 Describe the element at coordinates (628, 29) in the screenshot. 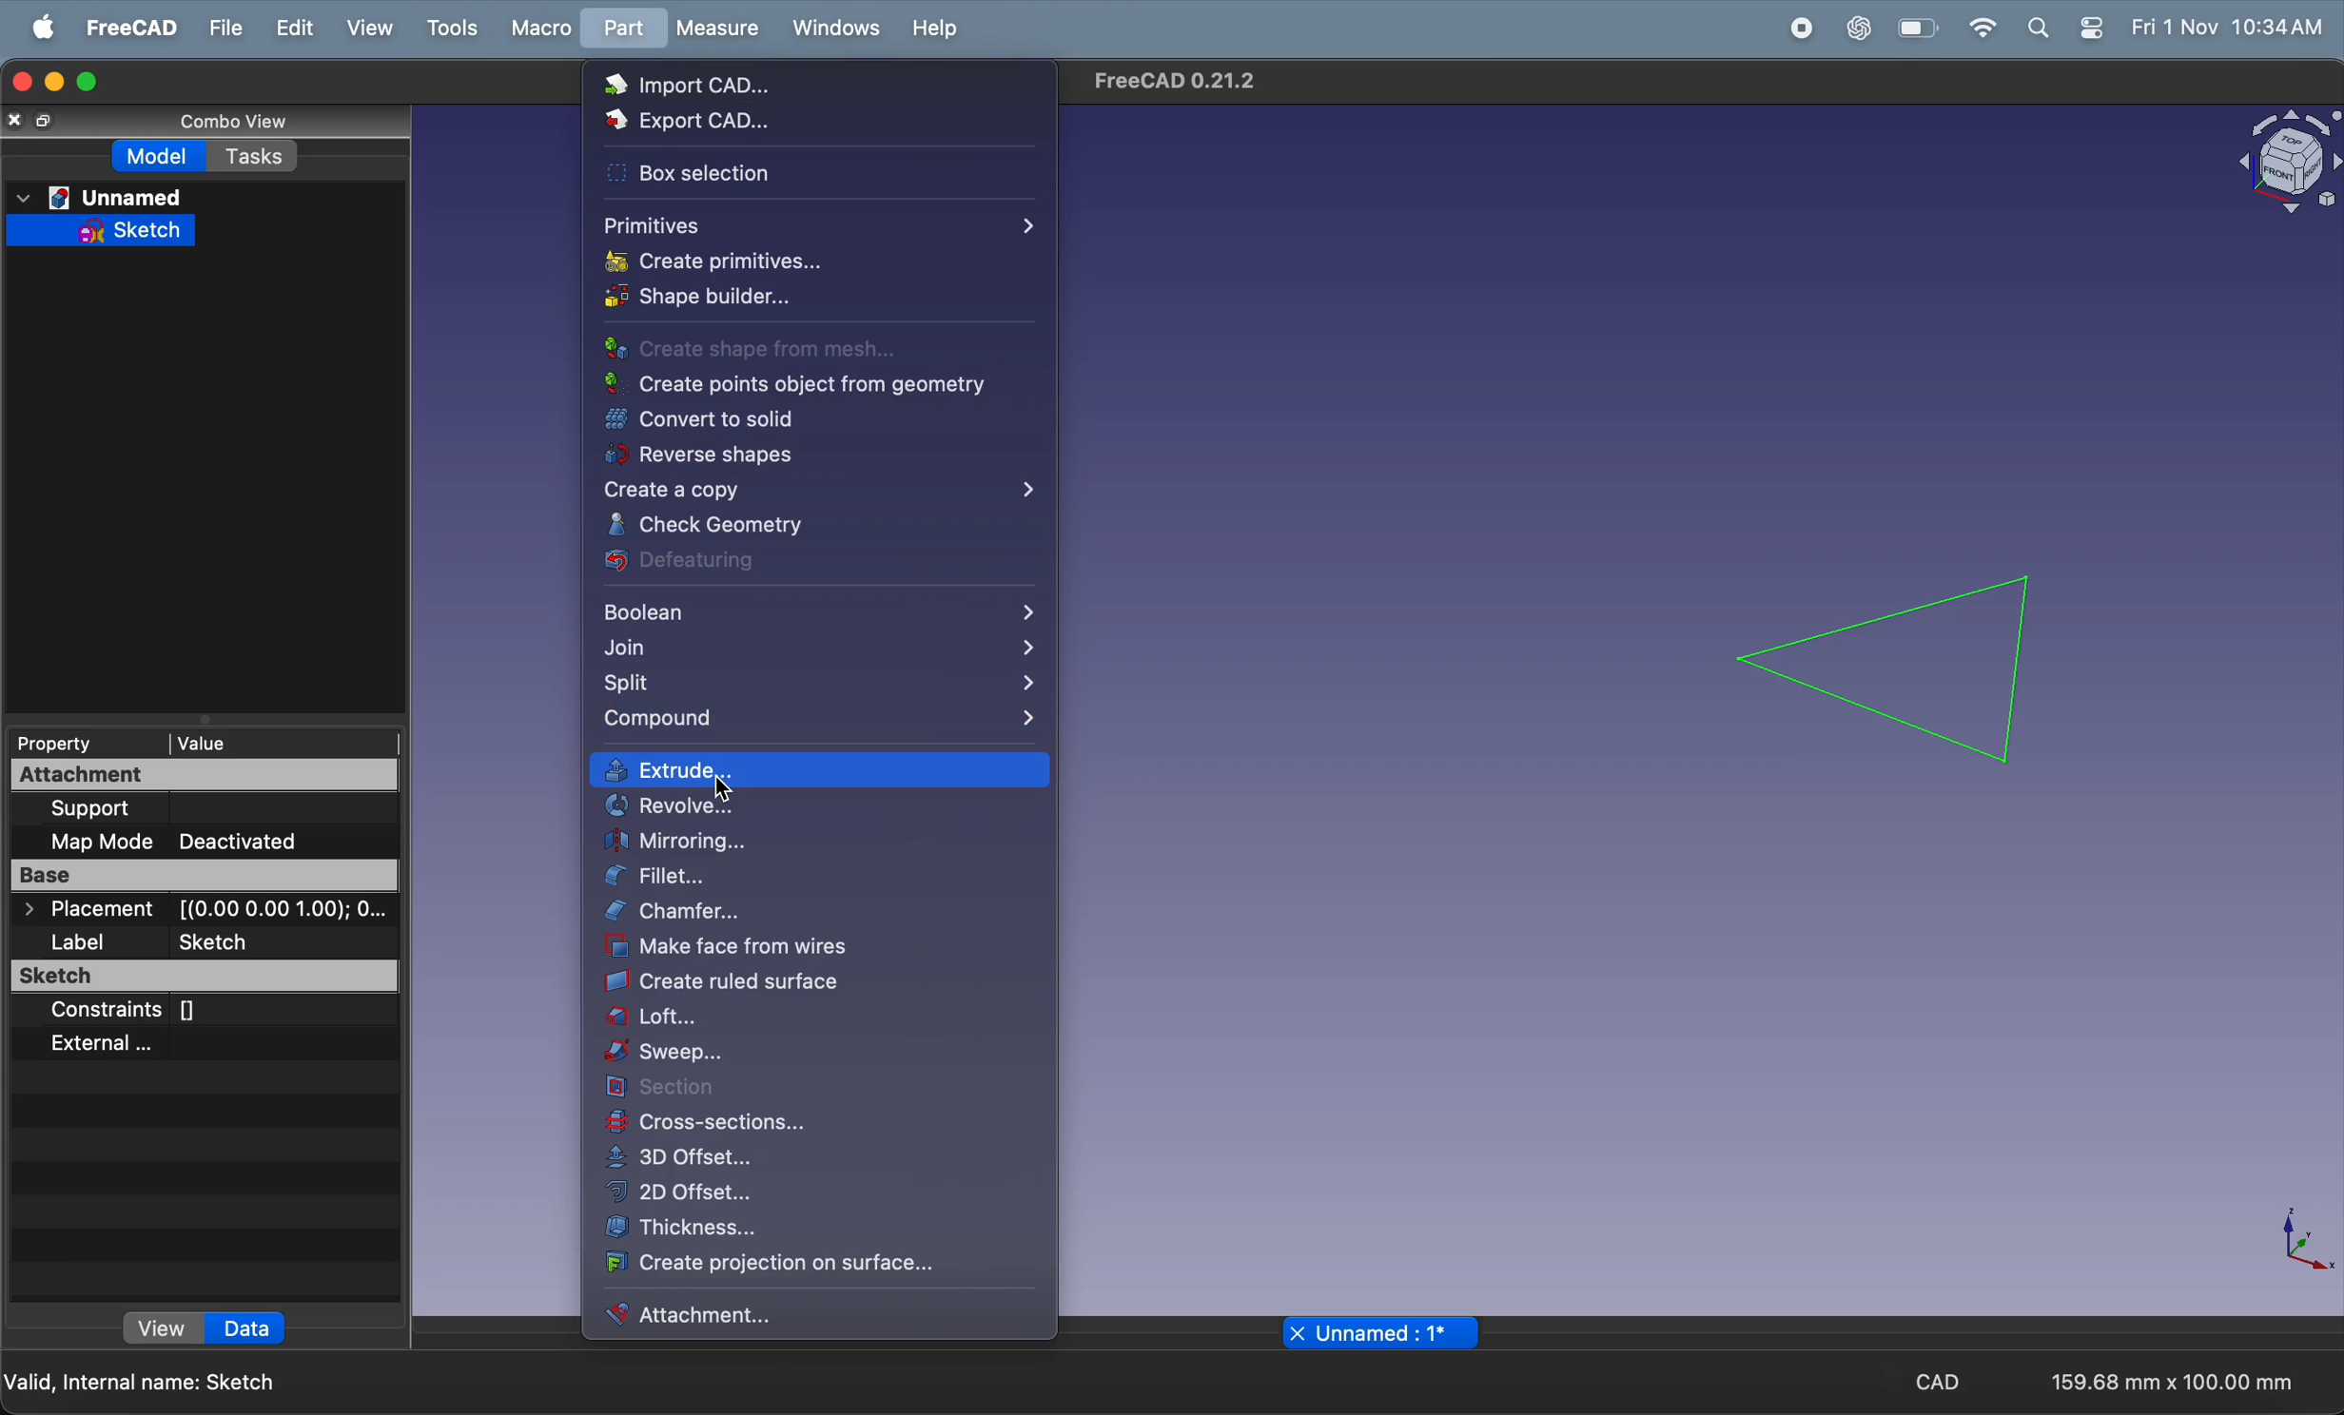

I see `part` at that location.